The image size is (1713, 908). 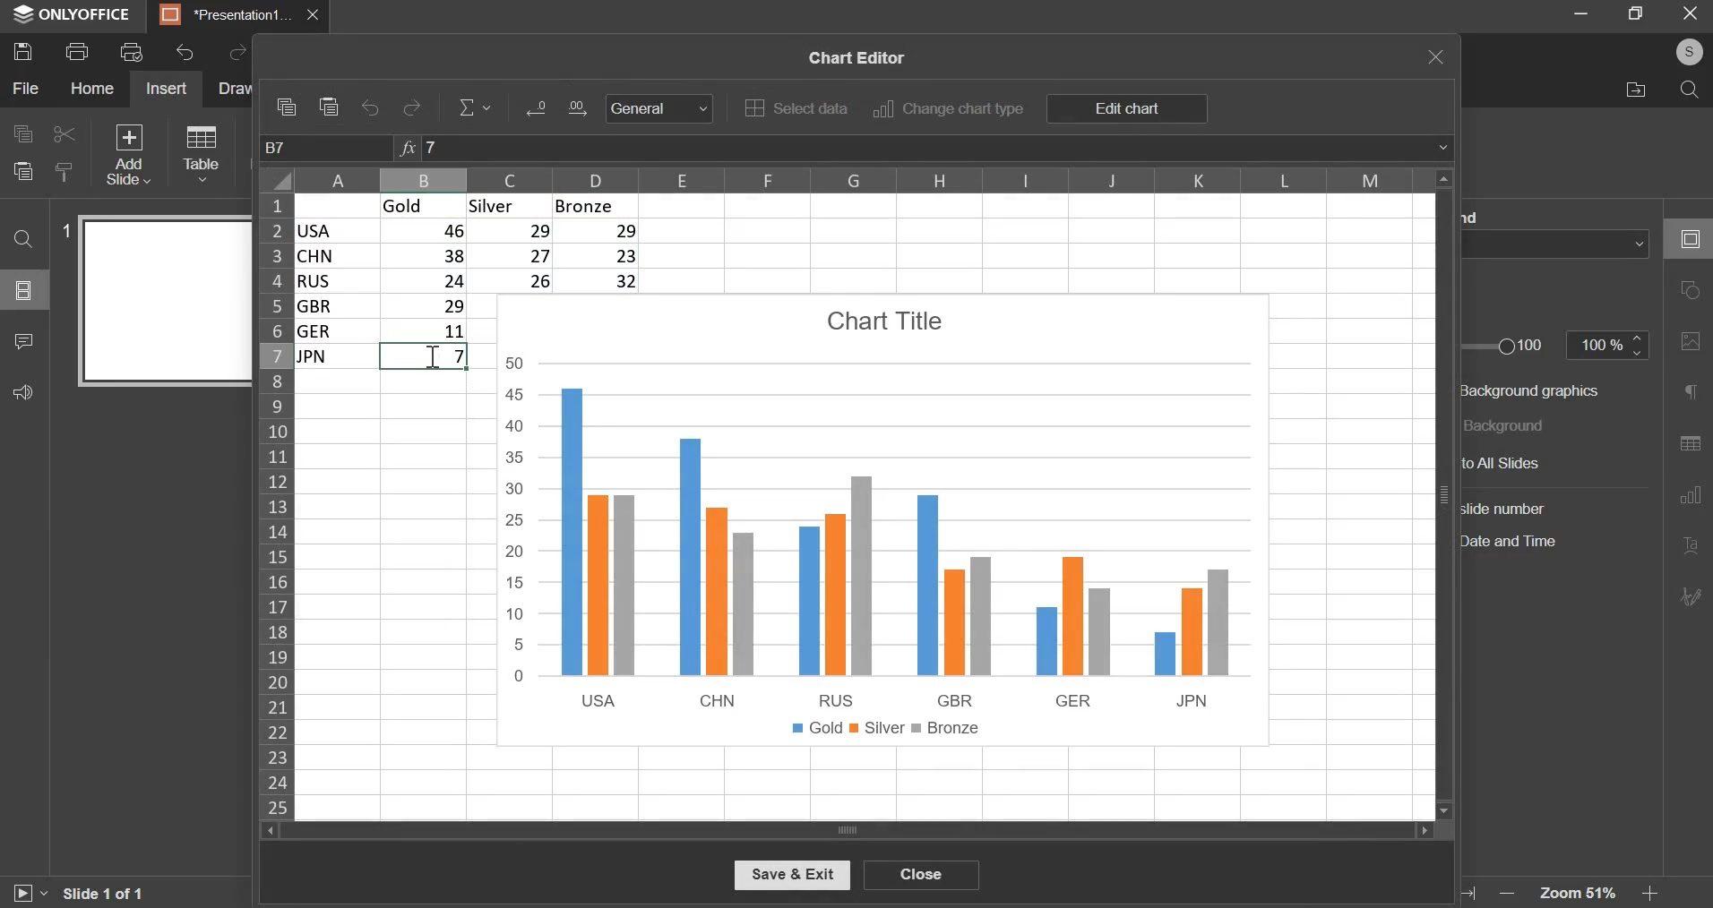 What do you see at coordinates (1689, 13) in the screenshot?
I see `exit` at bounding box center [1689, 13].